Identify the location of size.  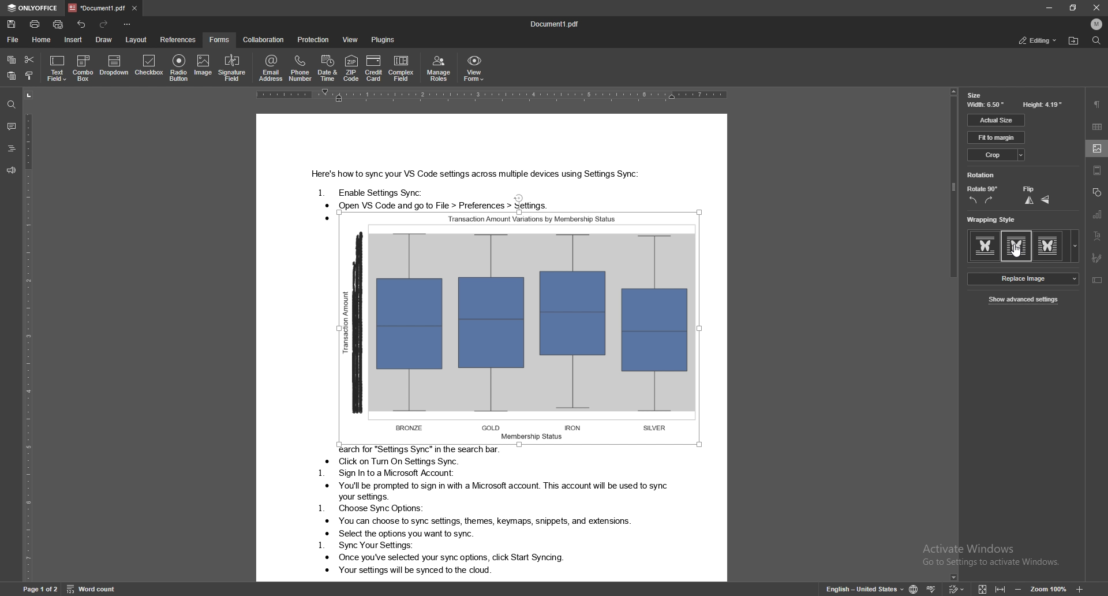
(975, 95).